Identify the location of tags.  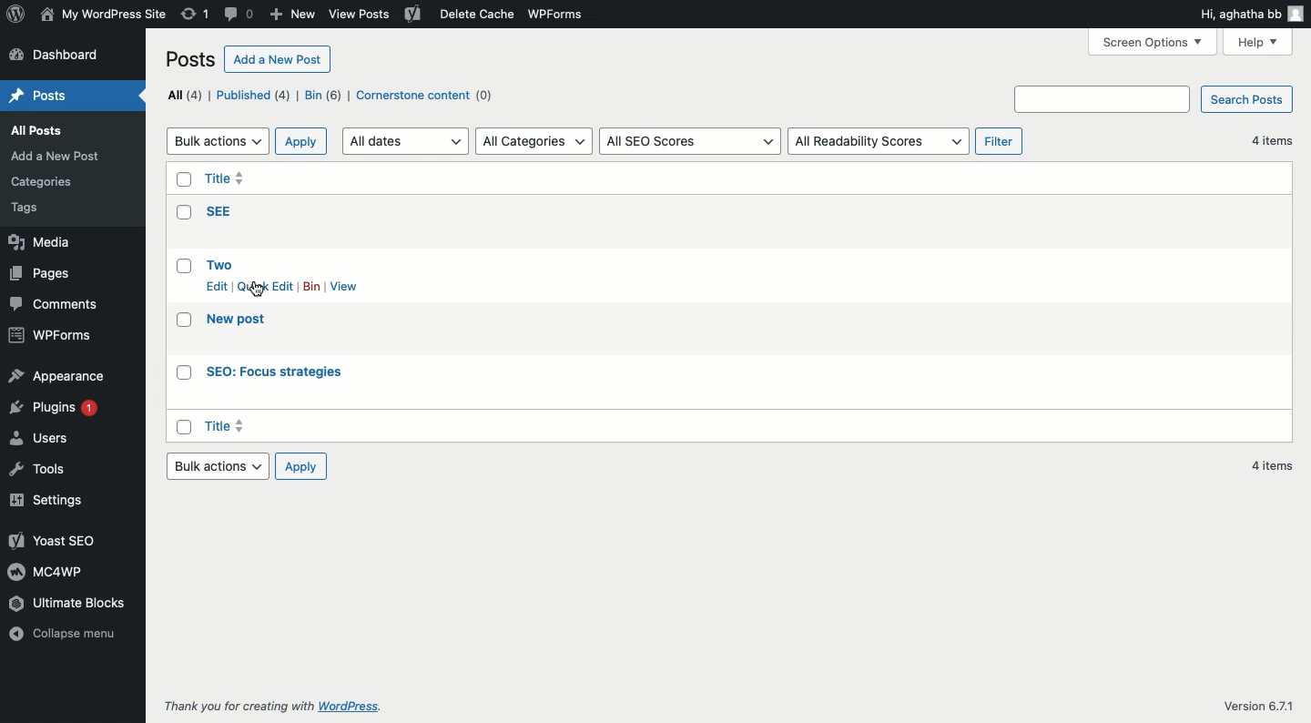
(36, 209).